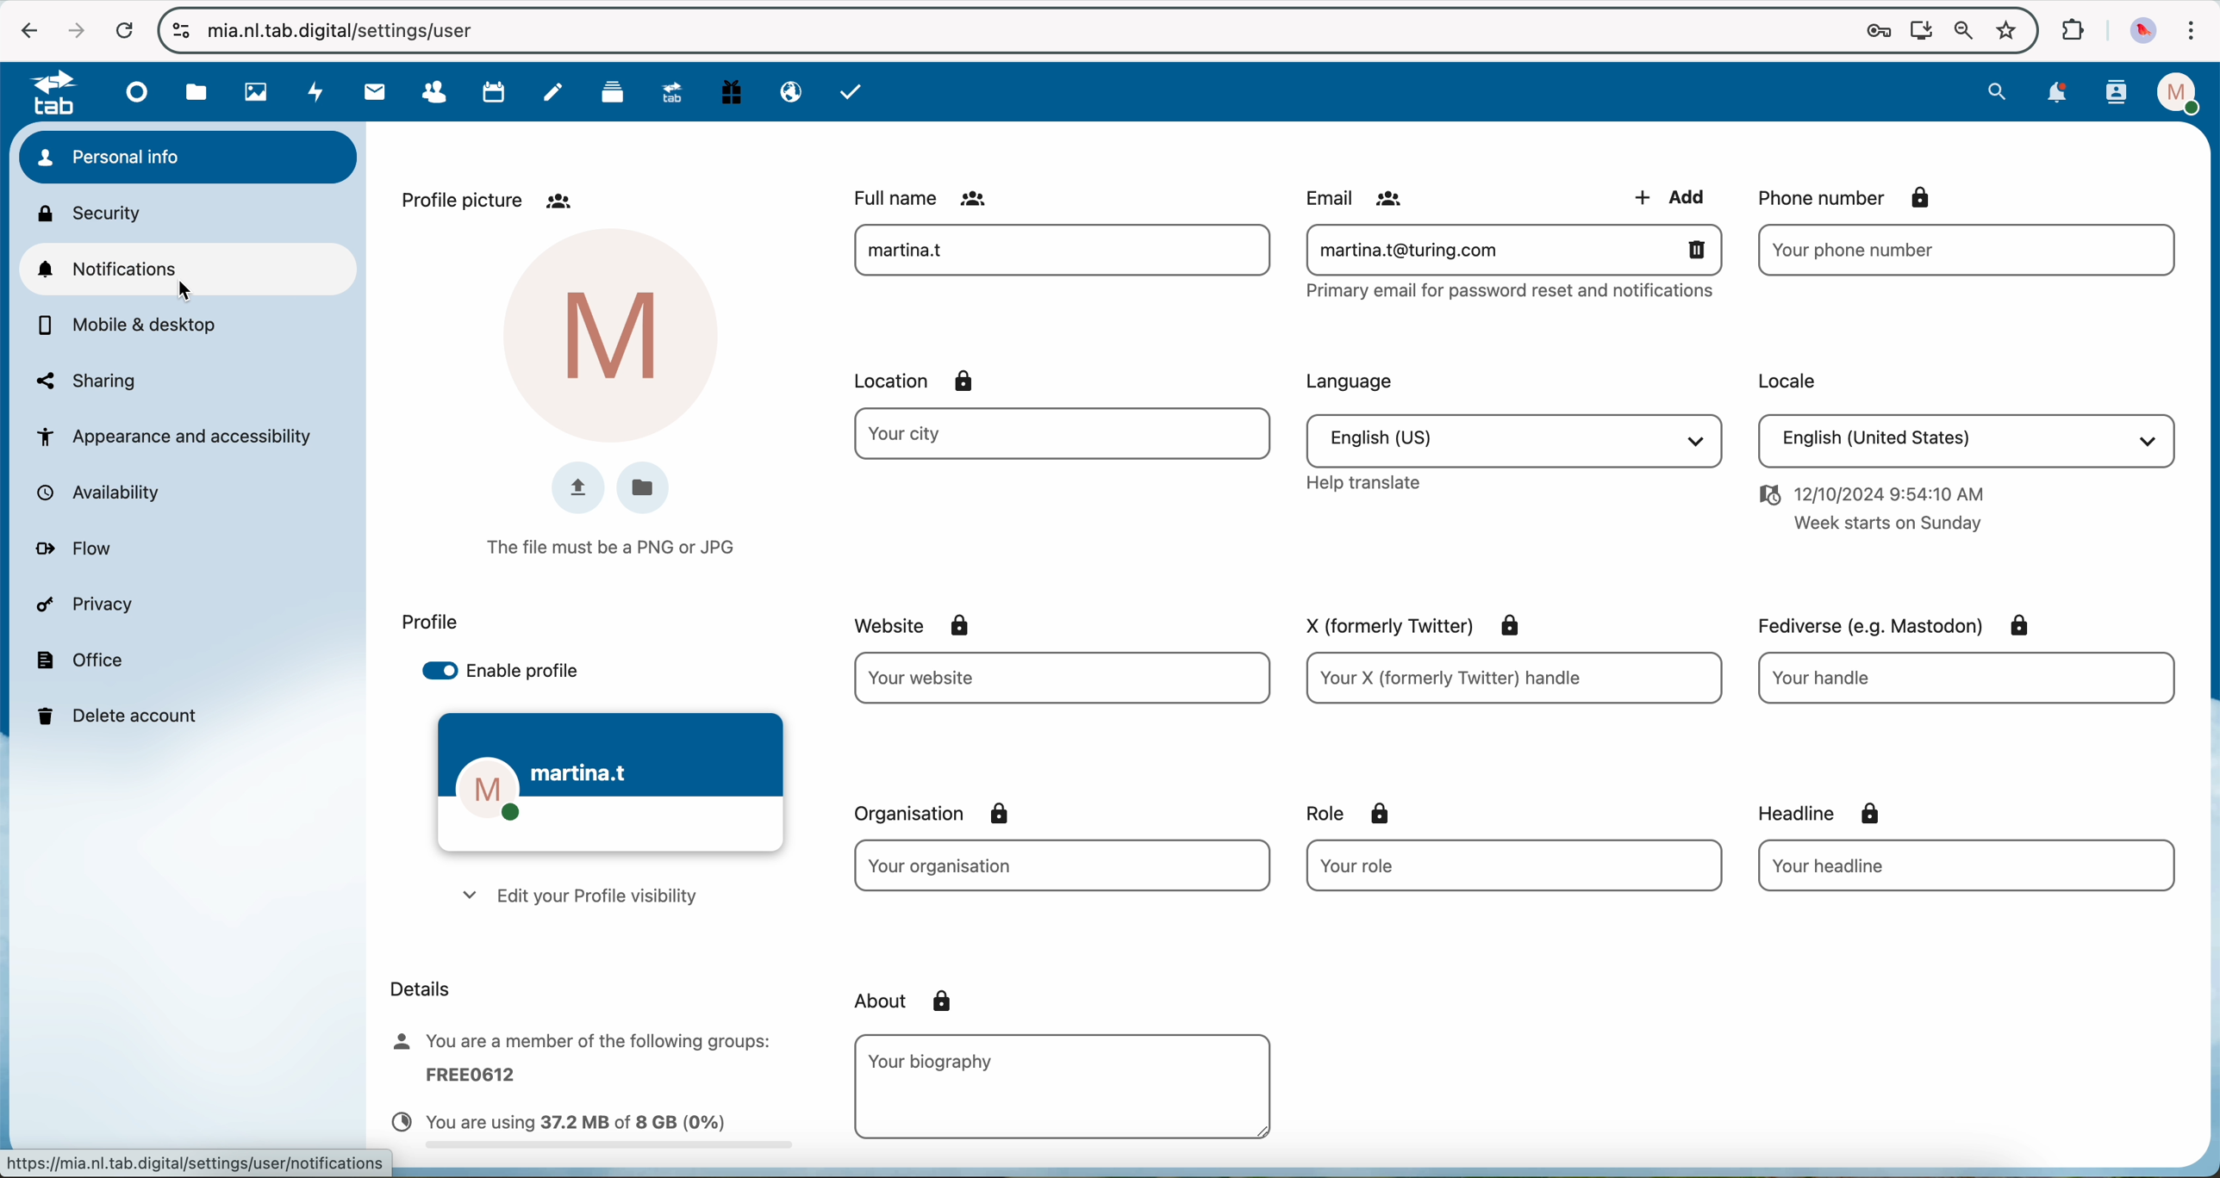  I want to click on click on notifications, so click(187, 271).